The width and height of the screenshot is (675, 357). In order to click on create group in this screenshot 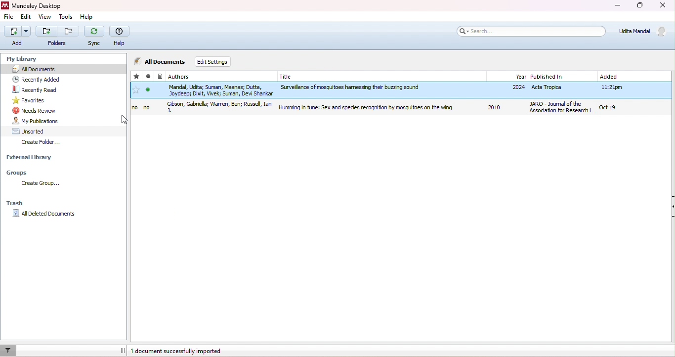, I will do `click(42, 184)`.